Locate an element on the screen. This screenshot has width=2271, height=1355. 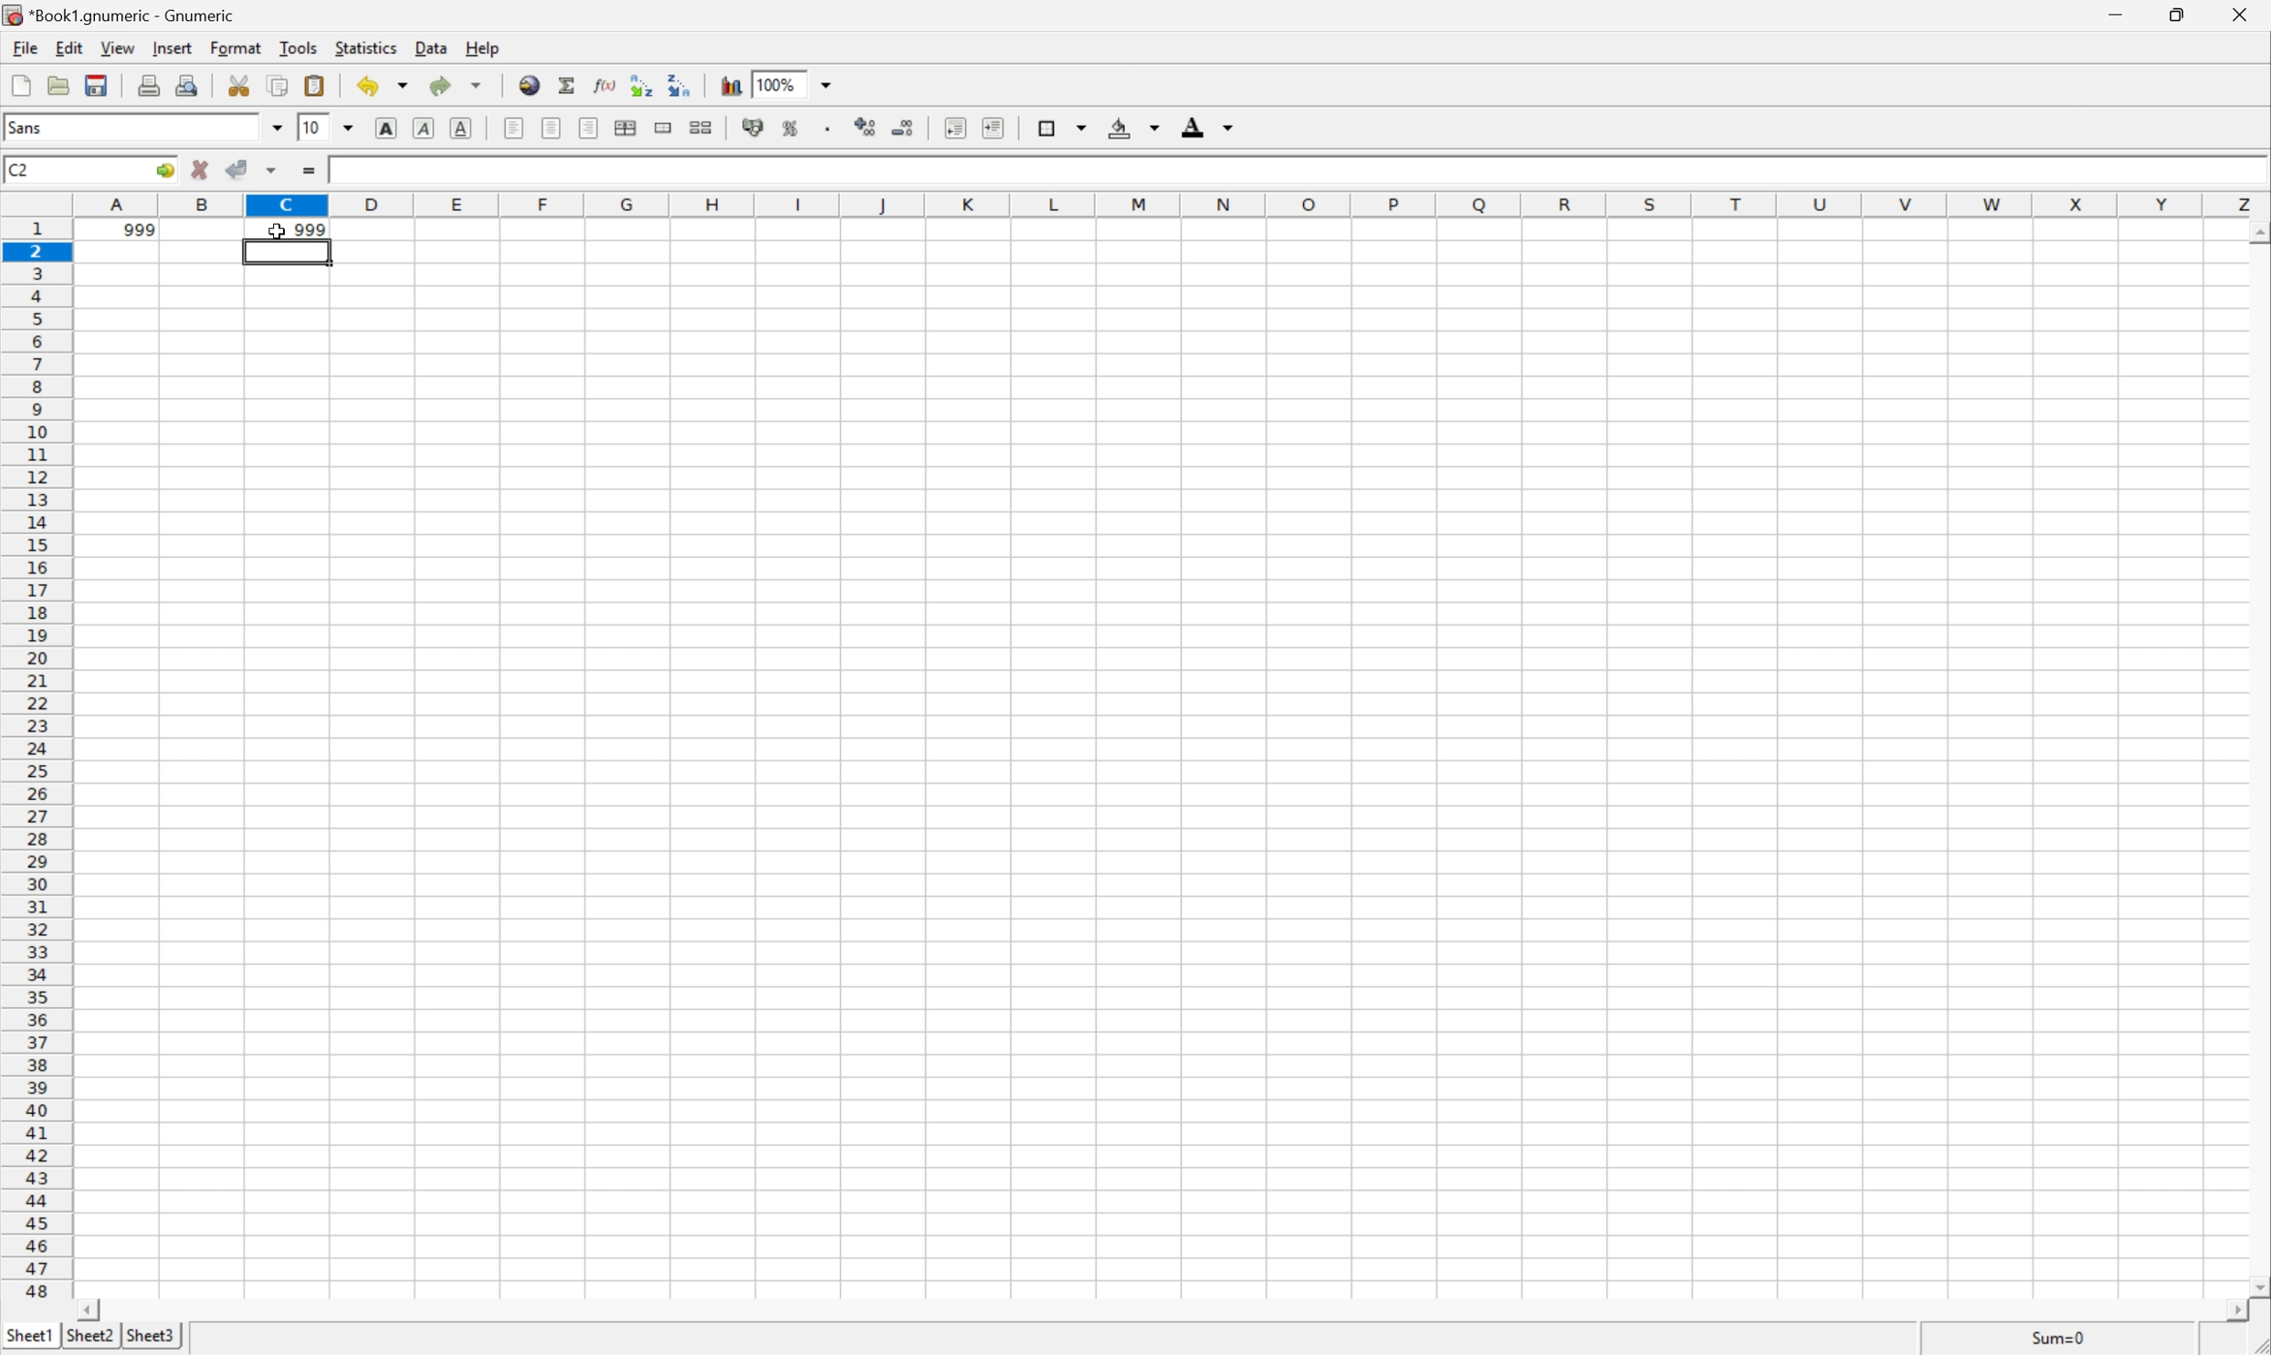
redo is located at coordinates (456, 84).